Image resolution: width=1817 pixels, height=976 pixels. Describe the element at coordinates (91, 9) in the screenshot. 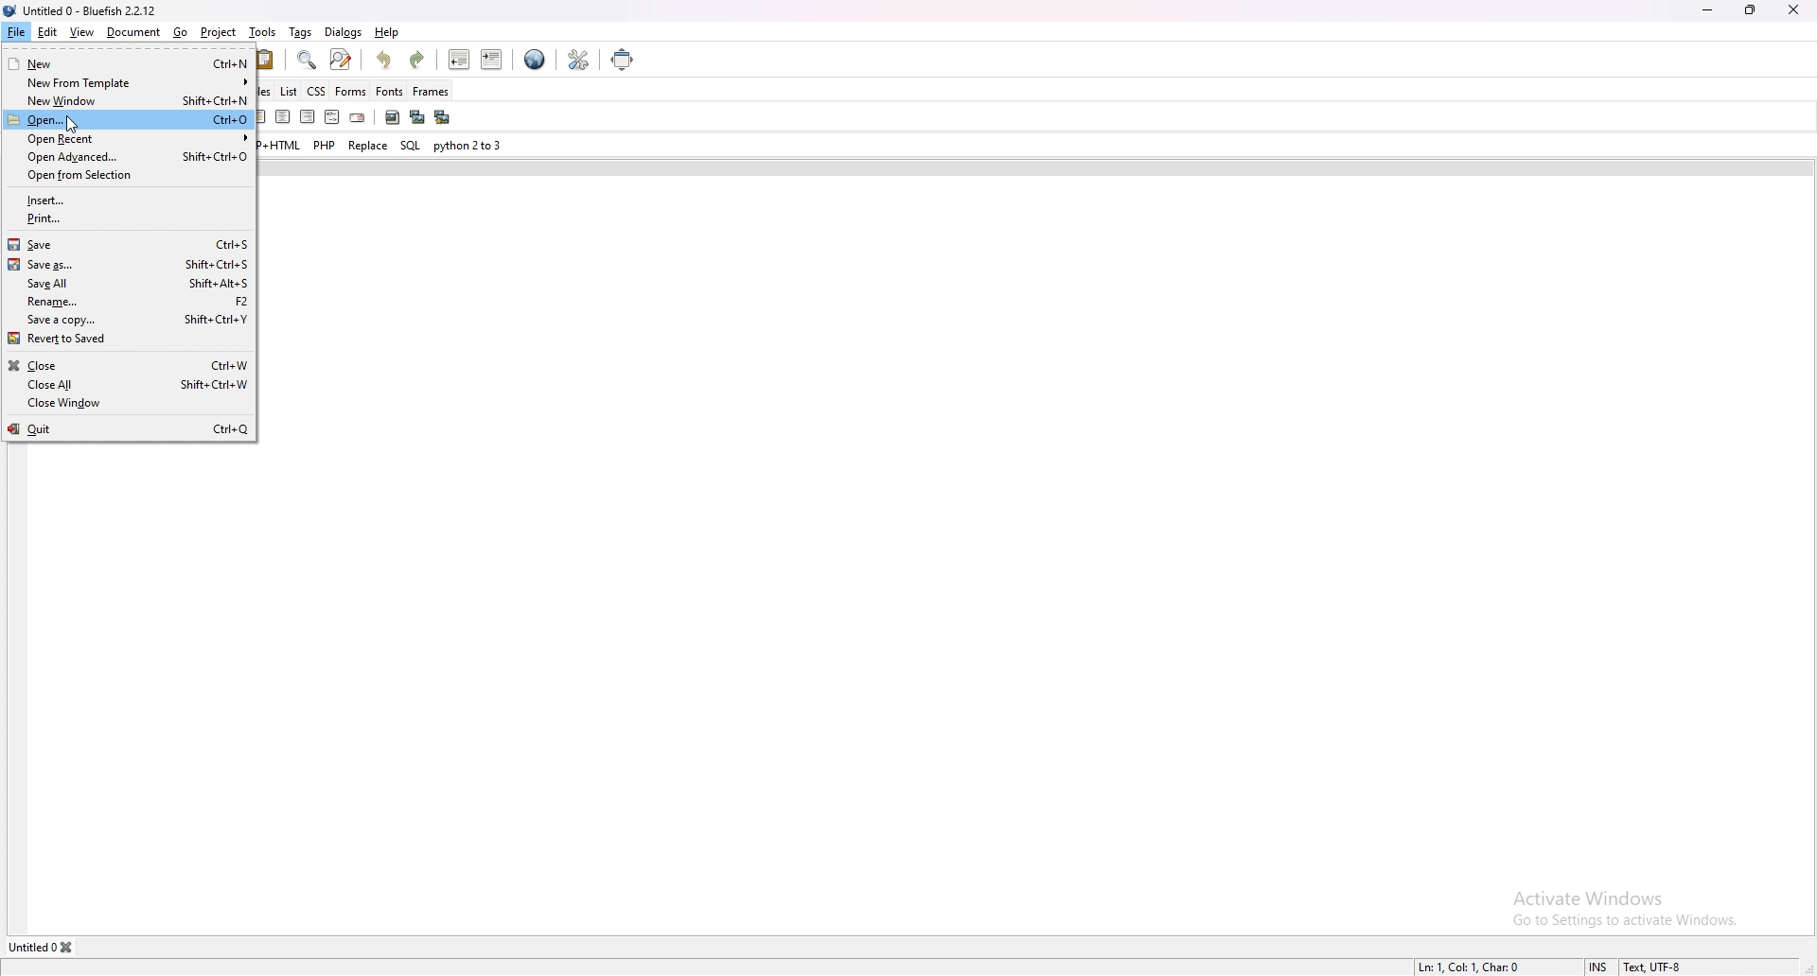

I see `Untitled 0 - Bluefish 2.2.12` at that location.